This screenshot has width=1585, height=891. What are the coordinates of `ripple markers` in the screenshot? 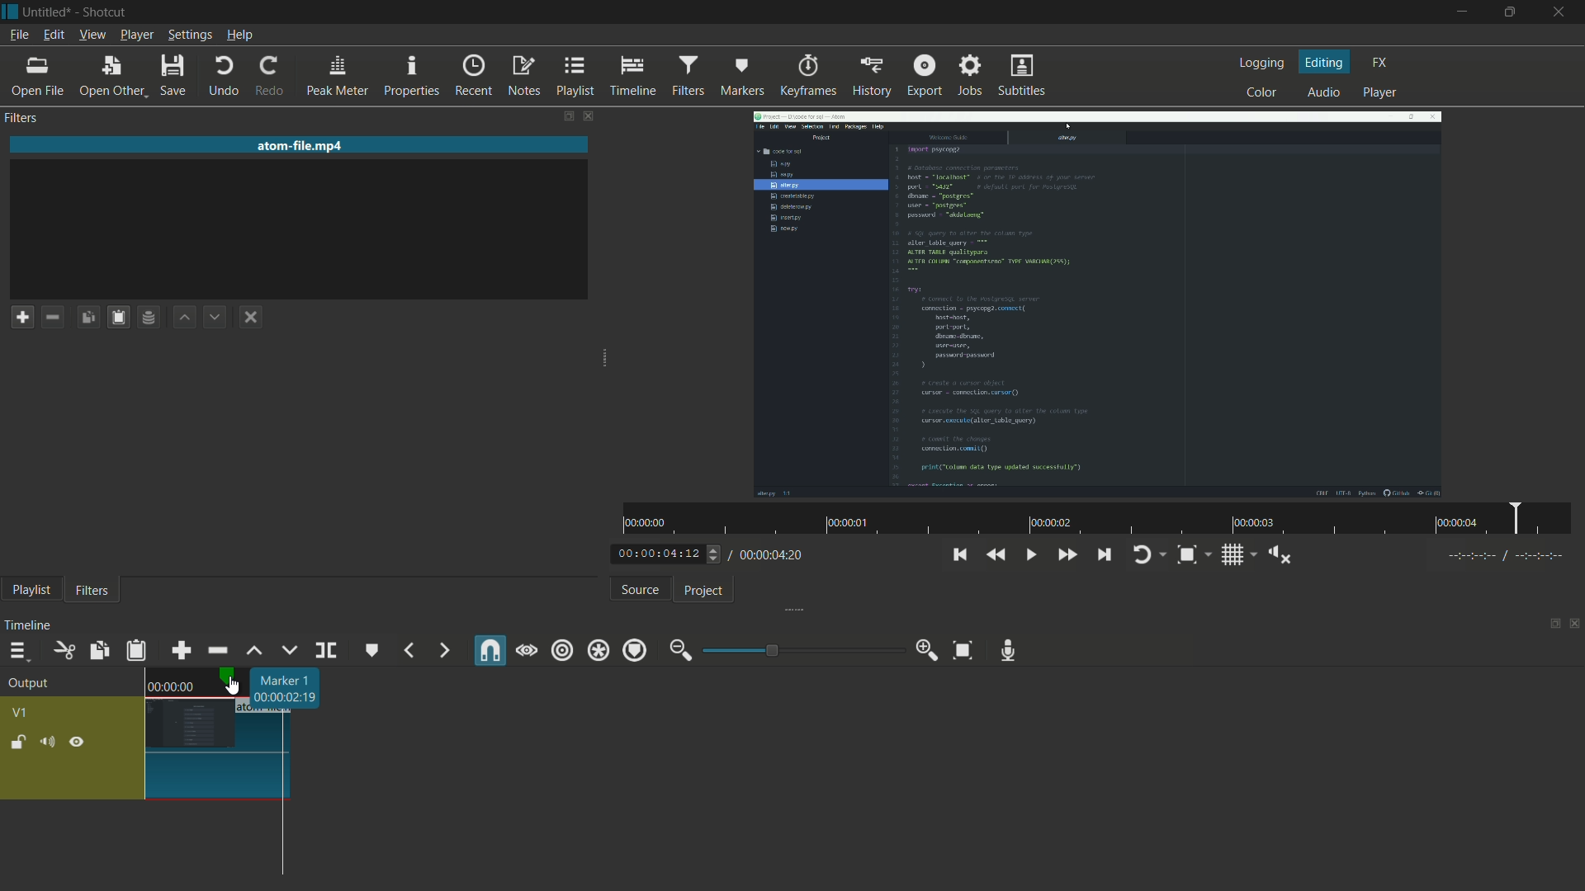 It's located at (635, 649).